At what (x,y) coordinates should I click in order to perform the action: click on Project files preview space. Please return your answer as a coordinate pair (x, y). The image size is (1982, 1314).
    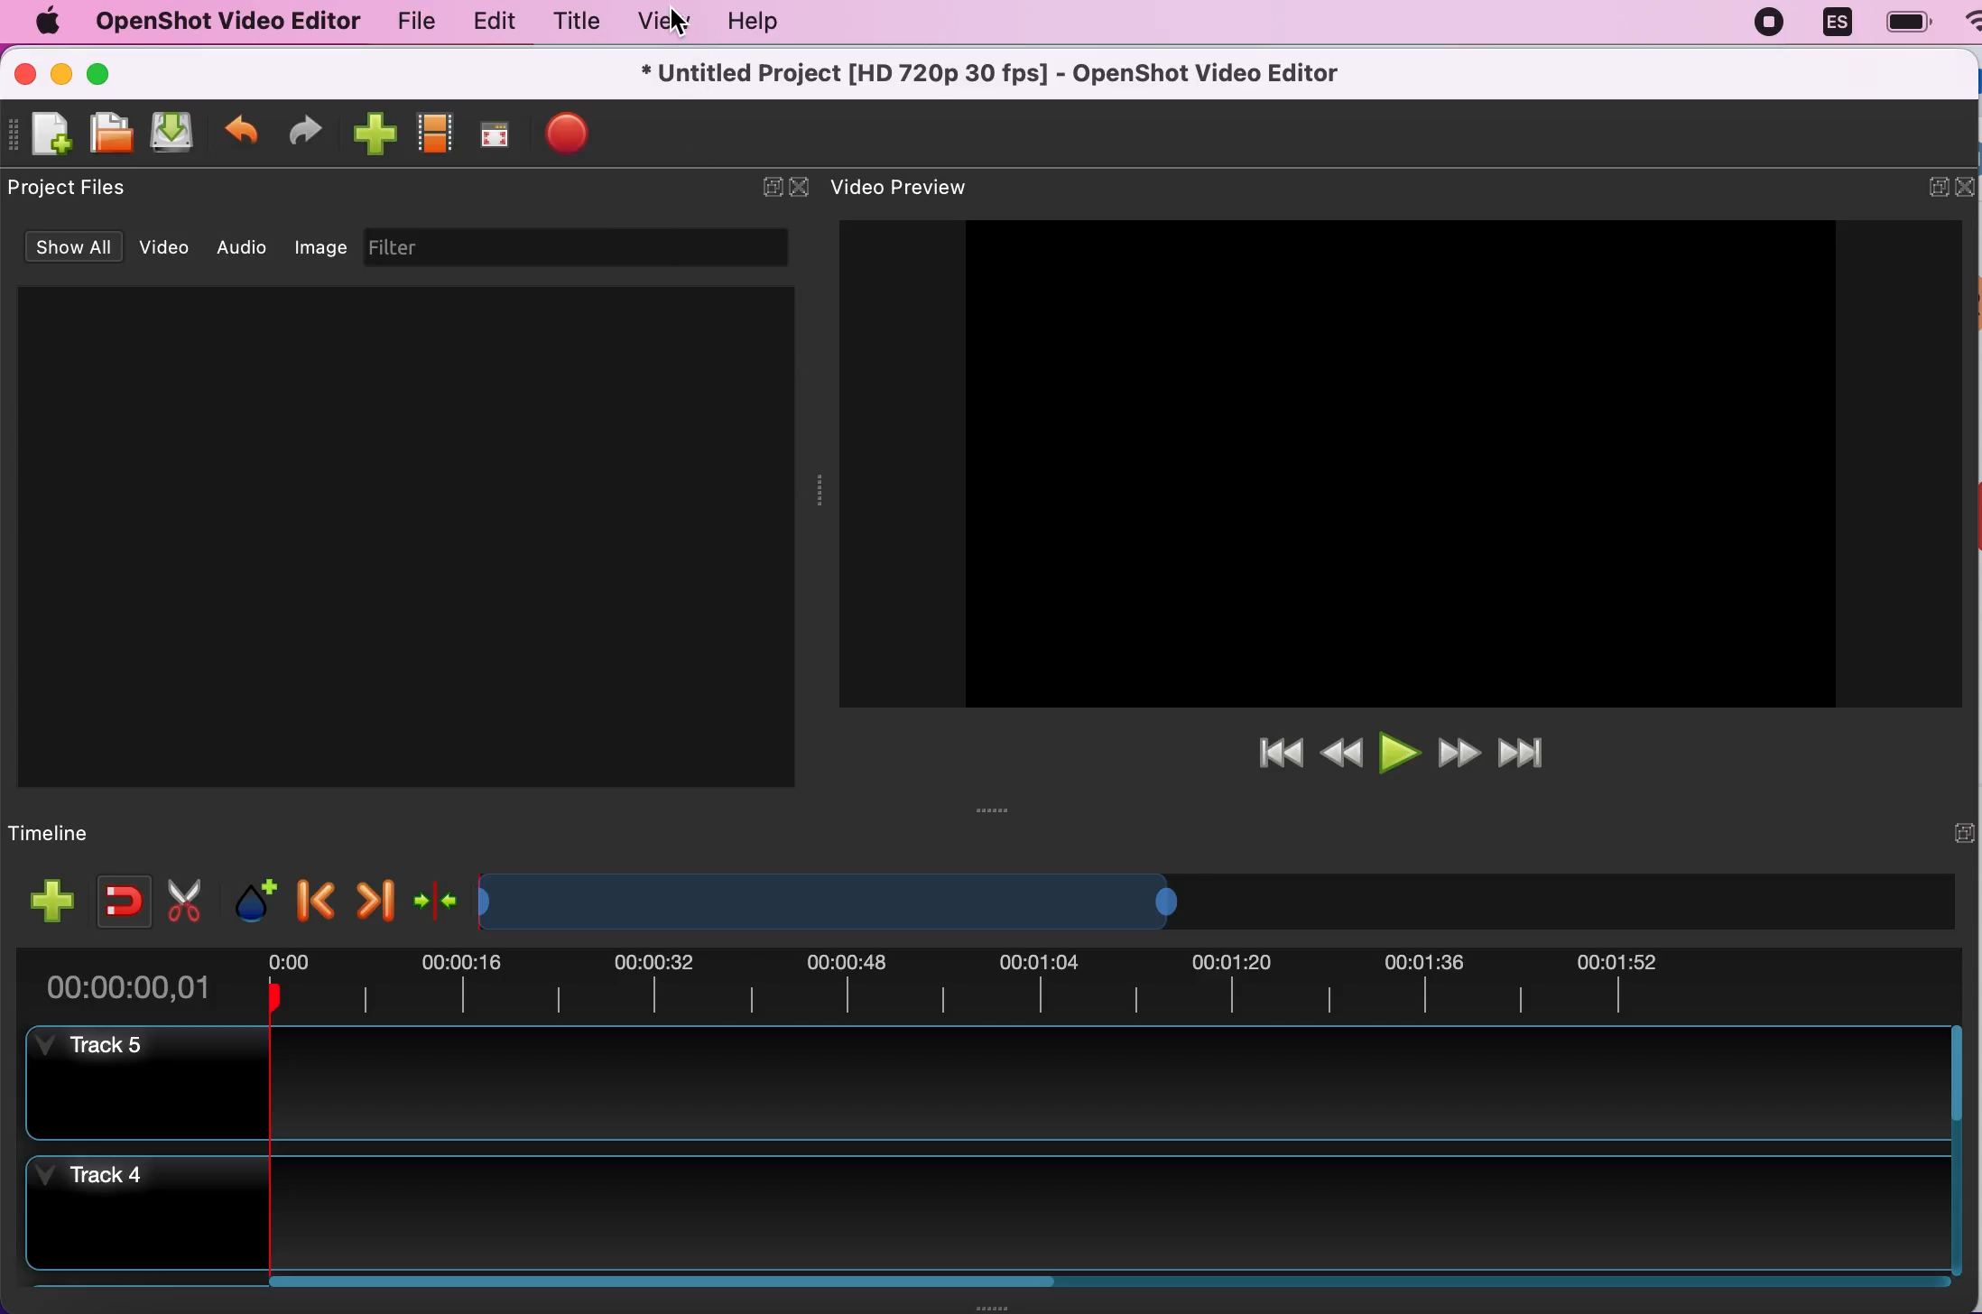
    Looking at the image, I should click on (405, 536).